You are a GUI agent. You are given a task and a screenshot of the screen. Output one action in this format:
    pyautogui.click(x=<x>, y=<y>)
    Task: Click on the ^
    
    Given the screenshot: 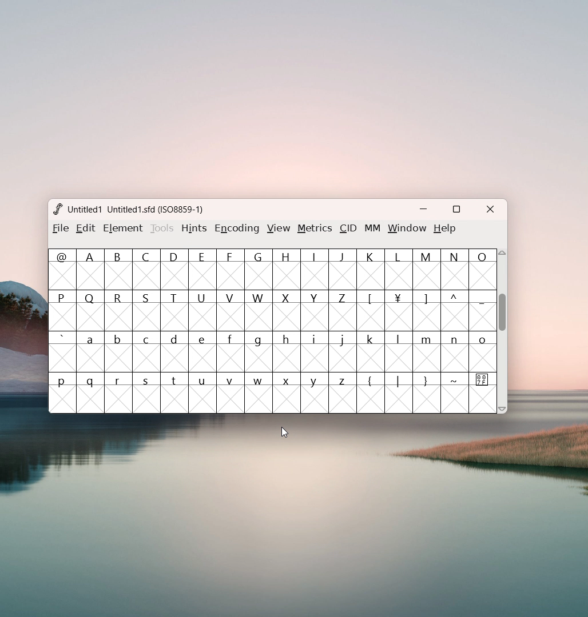 What is the action you would take?
    pyautogui.click(x=456, y=311)
    